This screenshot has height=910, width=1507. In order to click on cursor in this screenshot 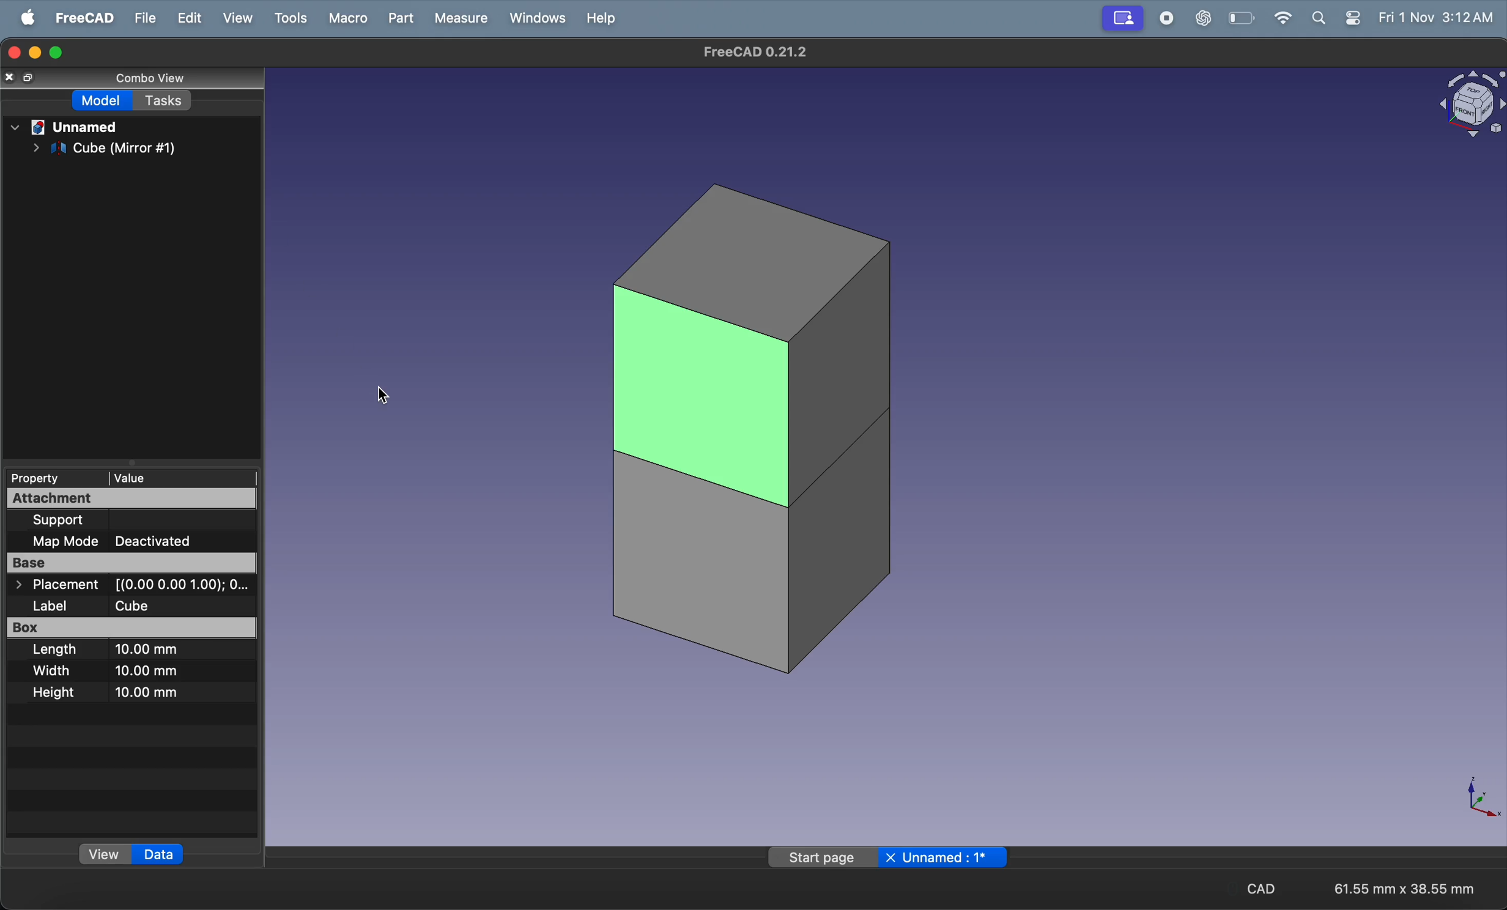, I will do `click(387, 393)`.